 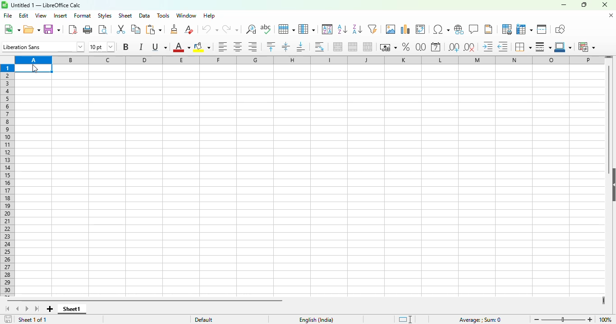 What do you see at coordinates (271, 46) in the screenshot?
I see `align top` at bounding box center [271, 46].